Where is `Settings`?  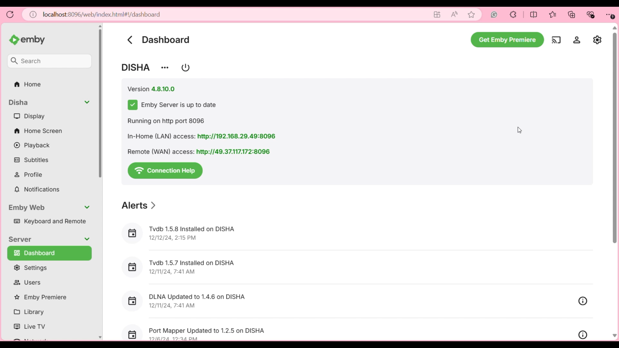 Settings is located at coordinates (577, 40).